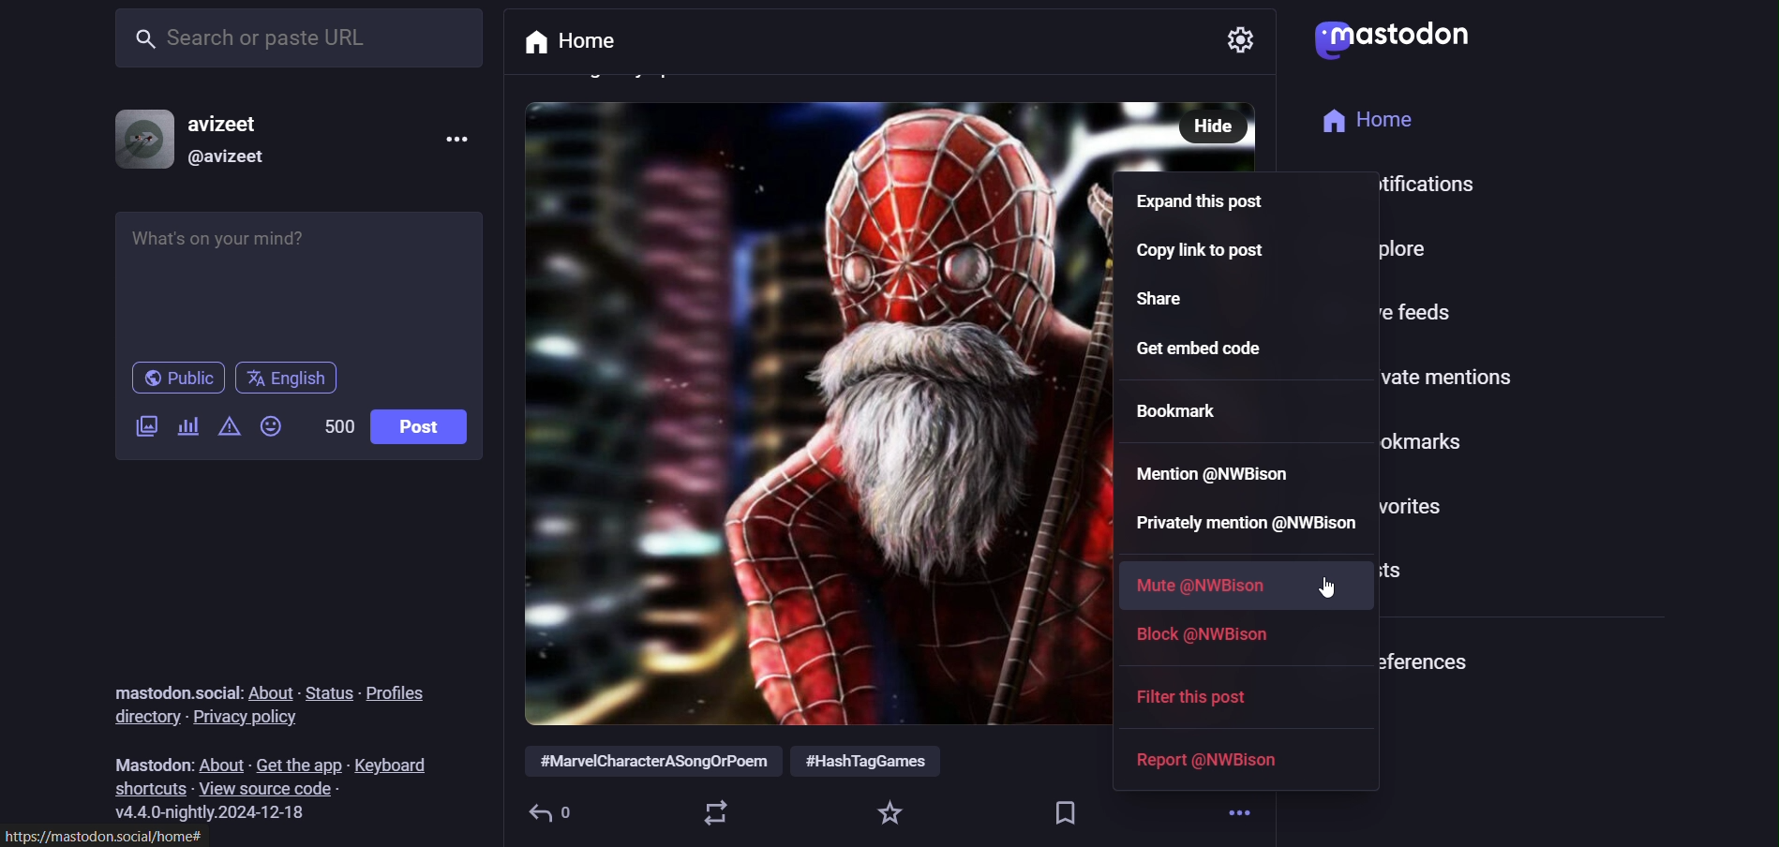 The image size is (1779, 847). I want to click on text, so click(145, 764).